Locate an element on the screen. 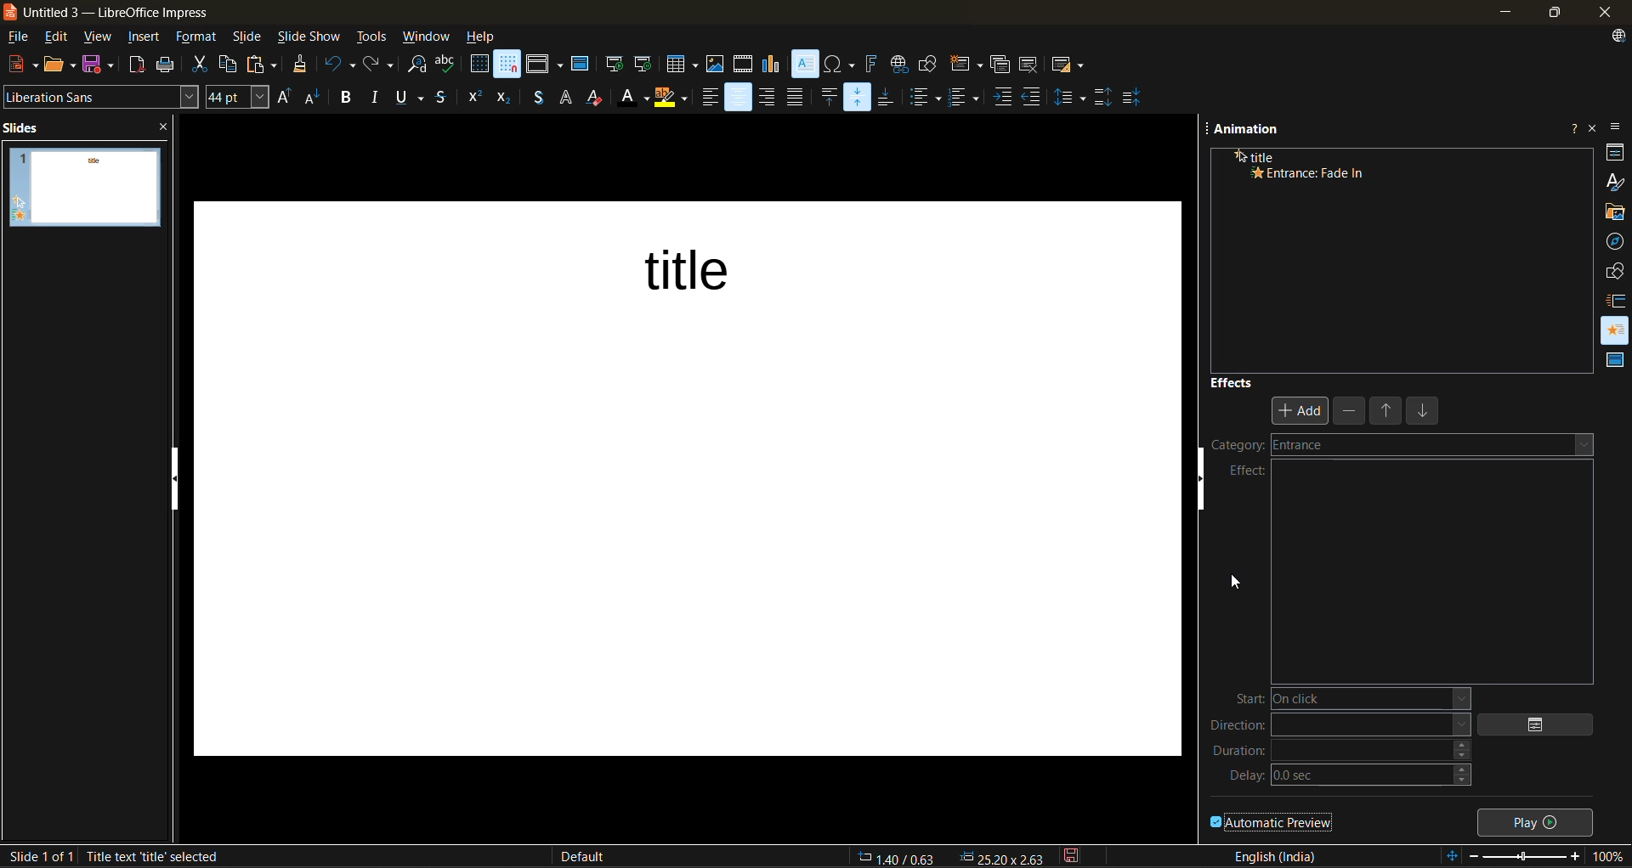 The width and height of the screenshot is (1632, 868). insert chart is located at coordinates (773, 65).